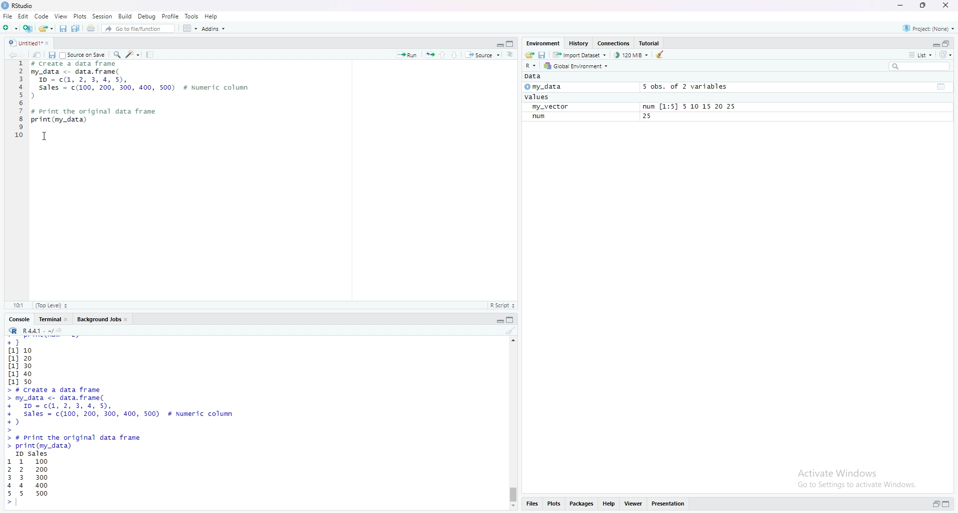 This screenshot has width=958, height=513. What do you see at coordinates (138, 29) in the screenshot?
I see `go to file/function` at bounding box center [138, 29].